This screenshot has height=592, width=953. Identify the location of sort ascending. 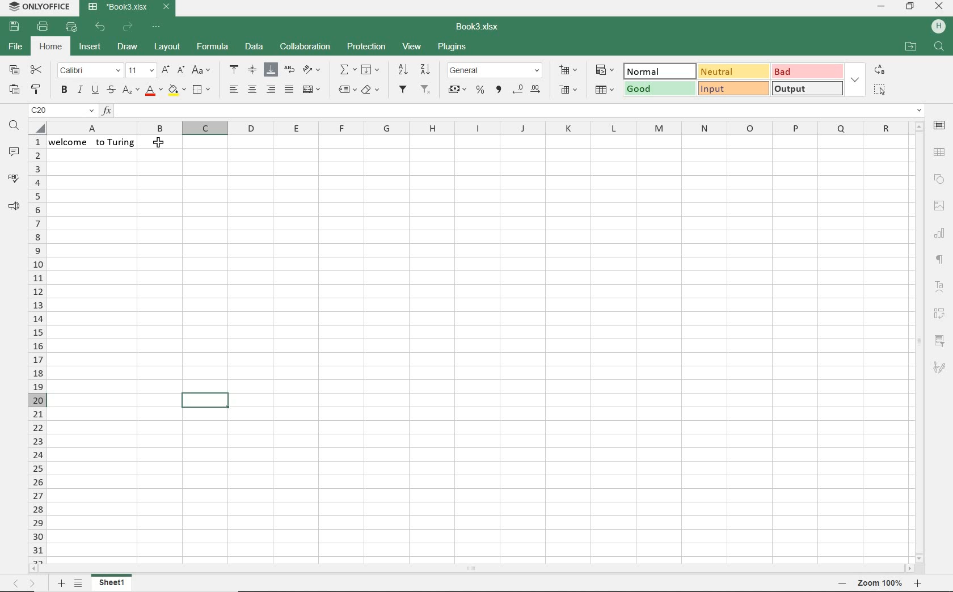
(403, 70).